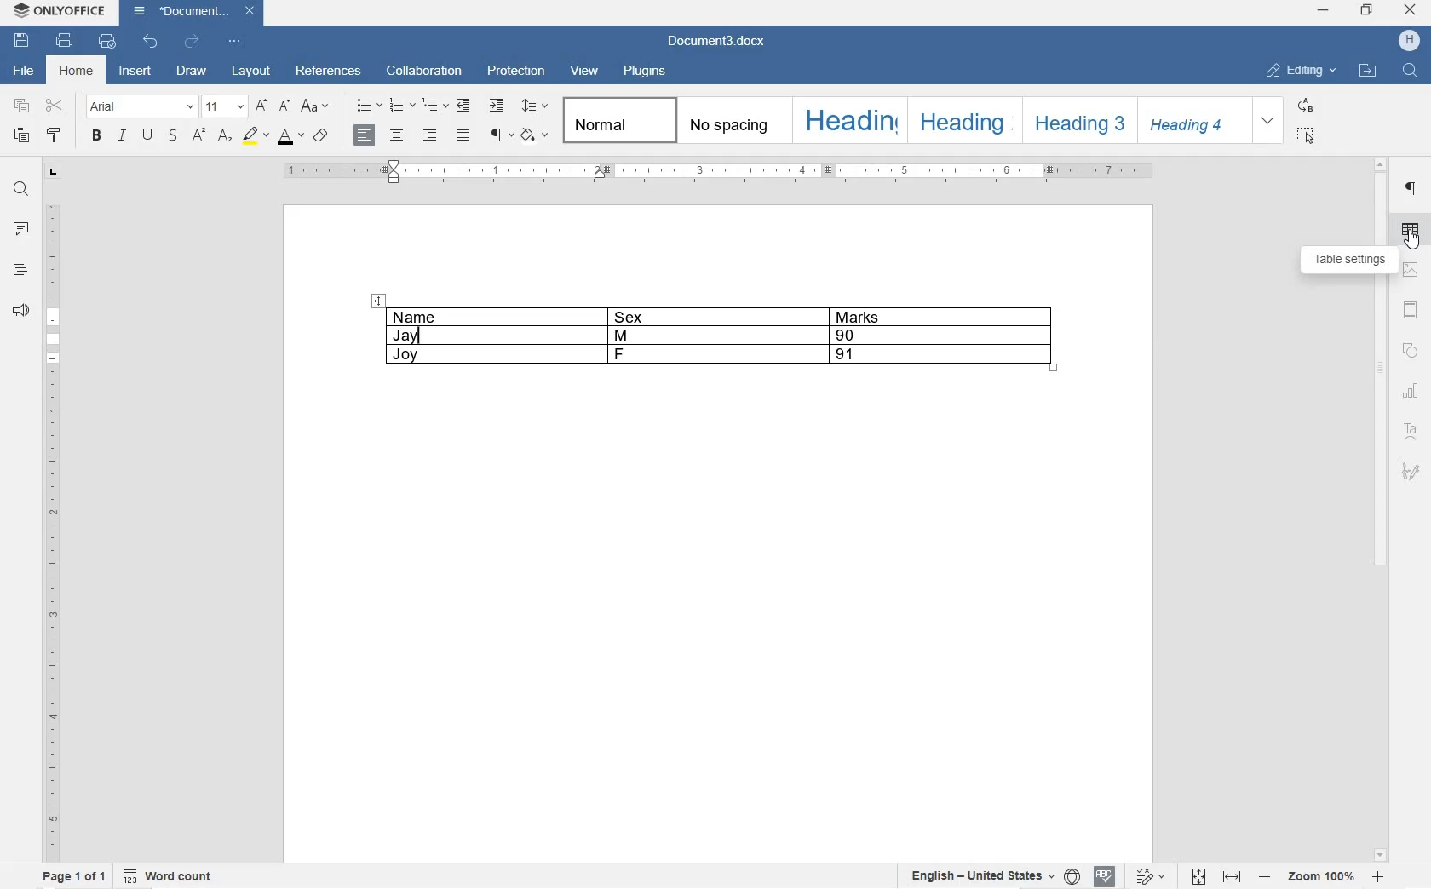  I want to click on CHANGE CASE, so click(316, 106).